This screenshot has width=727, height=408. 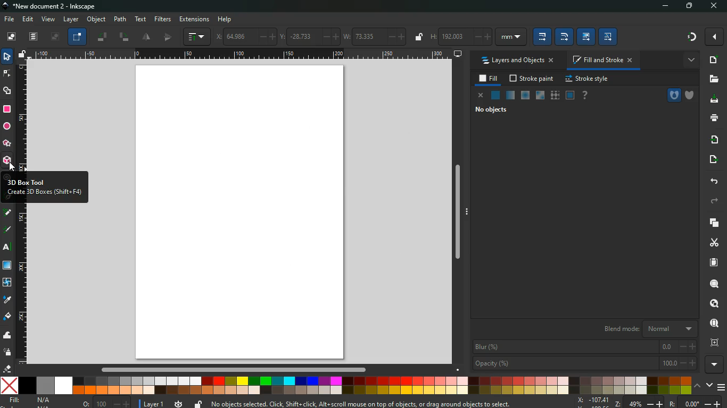 What do you see at coordinates (6, 109) in the screenshot?
I see `rectangle` at bounding box center [6, 109].